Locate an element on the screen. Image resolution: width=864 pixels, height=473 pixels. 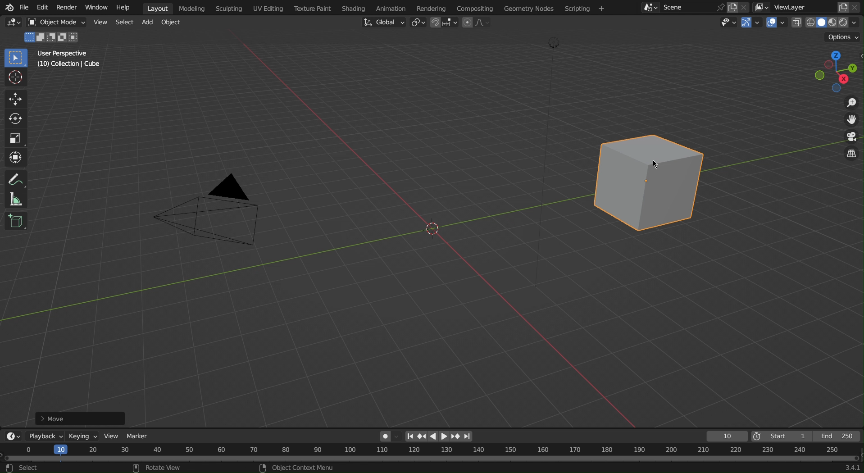
Blender is located at coordinates (8, 7).